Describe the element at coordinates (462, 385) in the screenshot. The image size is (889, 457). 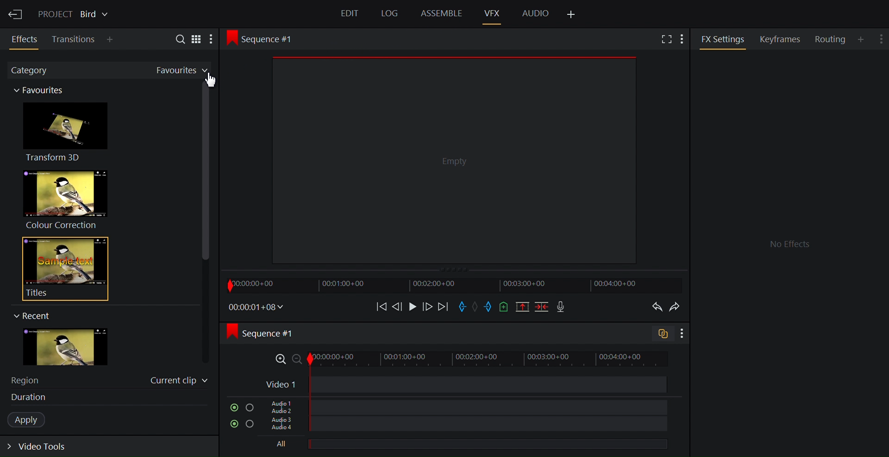
I see `Video Track` at that location.